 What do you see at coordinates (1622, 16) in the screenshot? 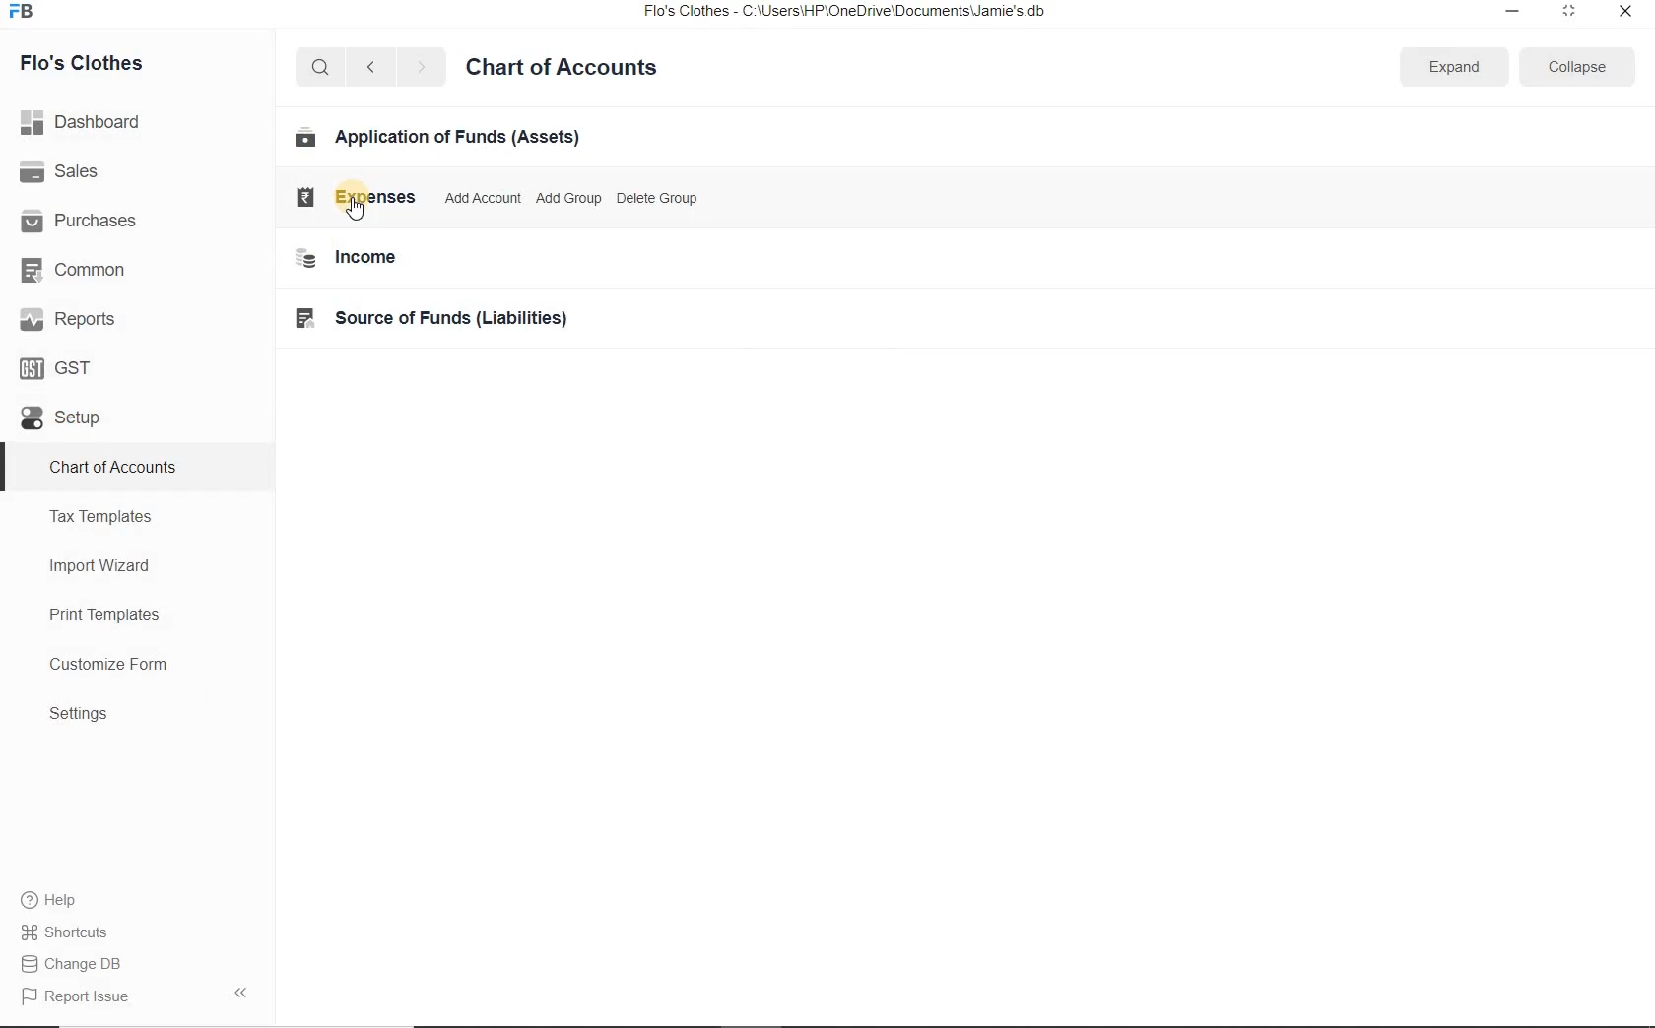
I see `close` at bounding box center [1622, 16].